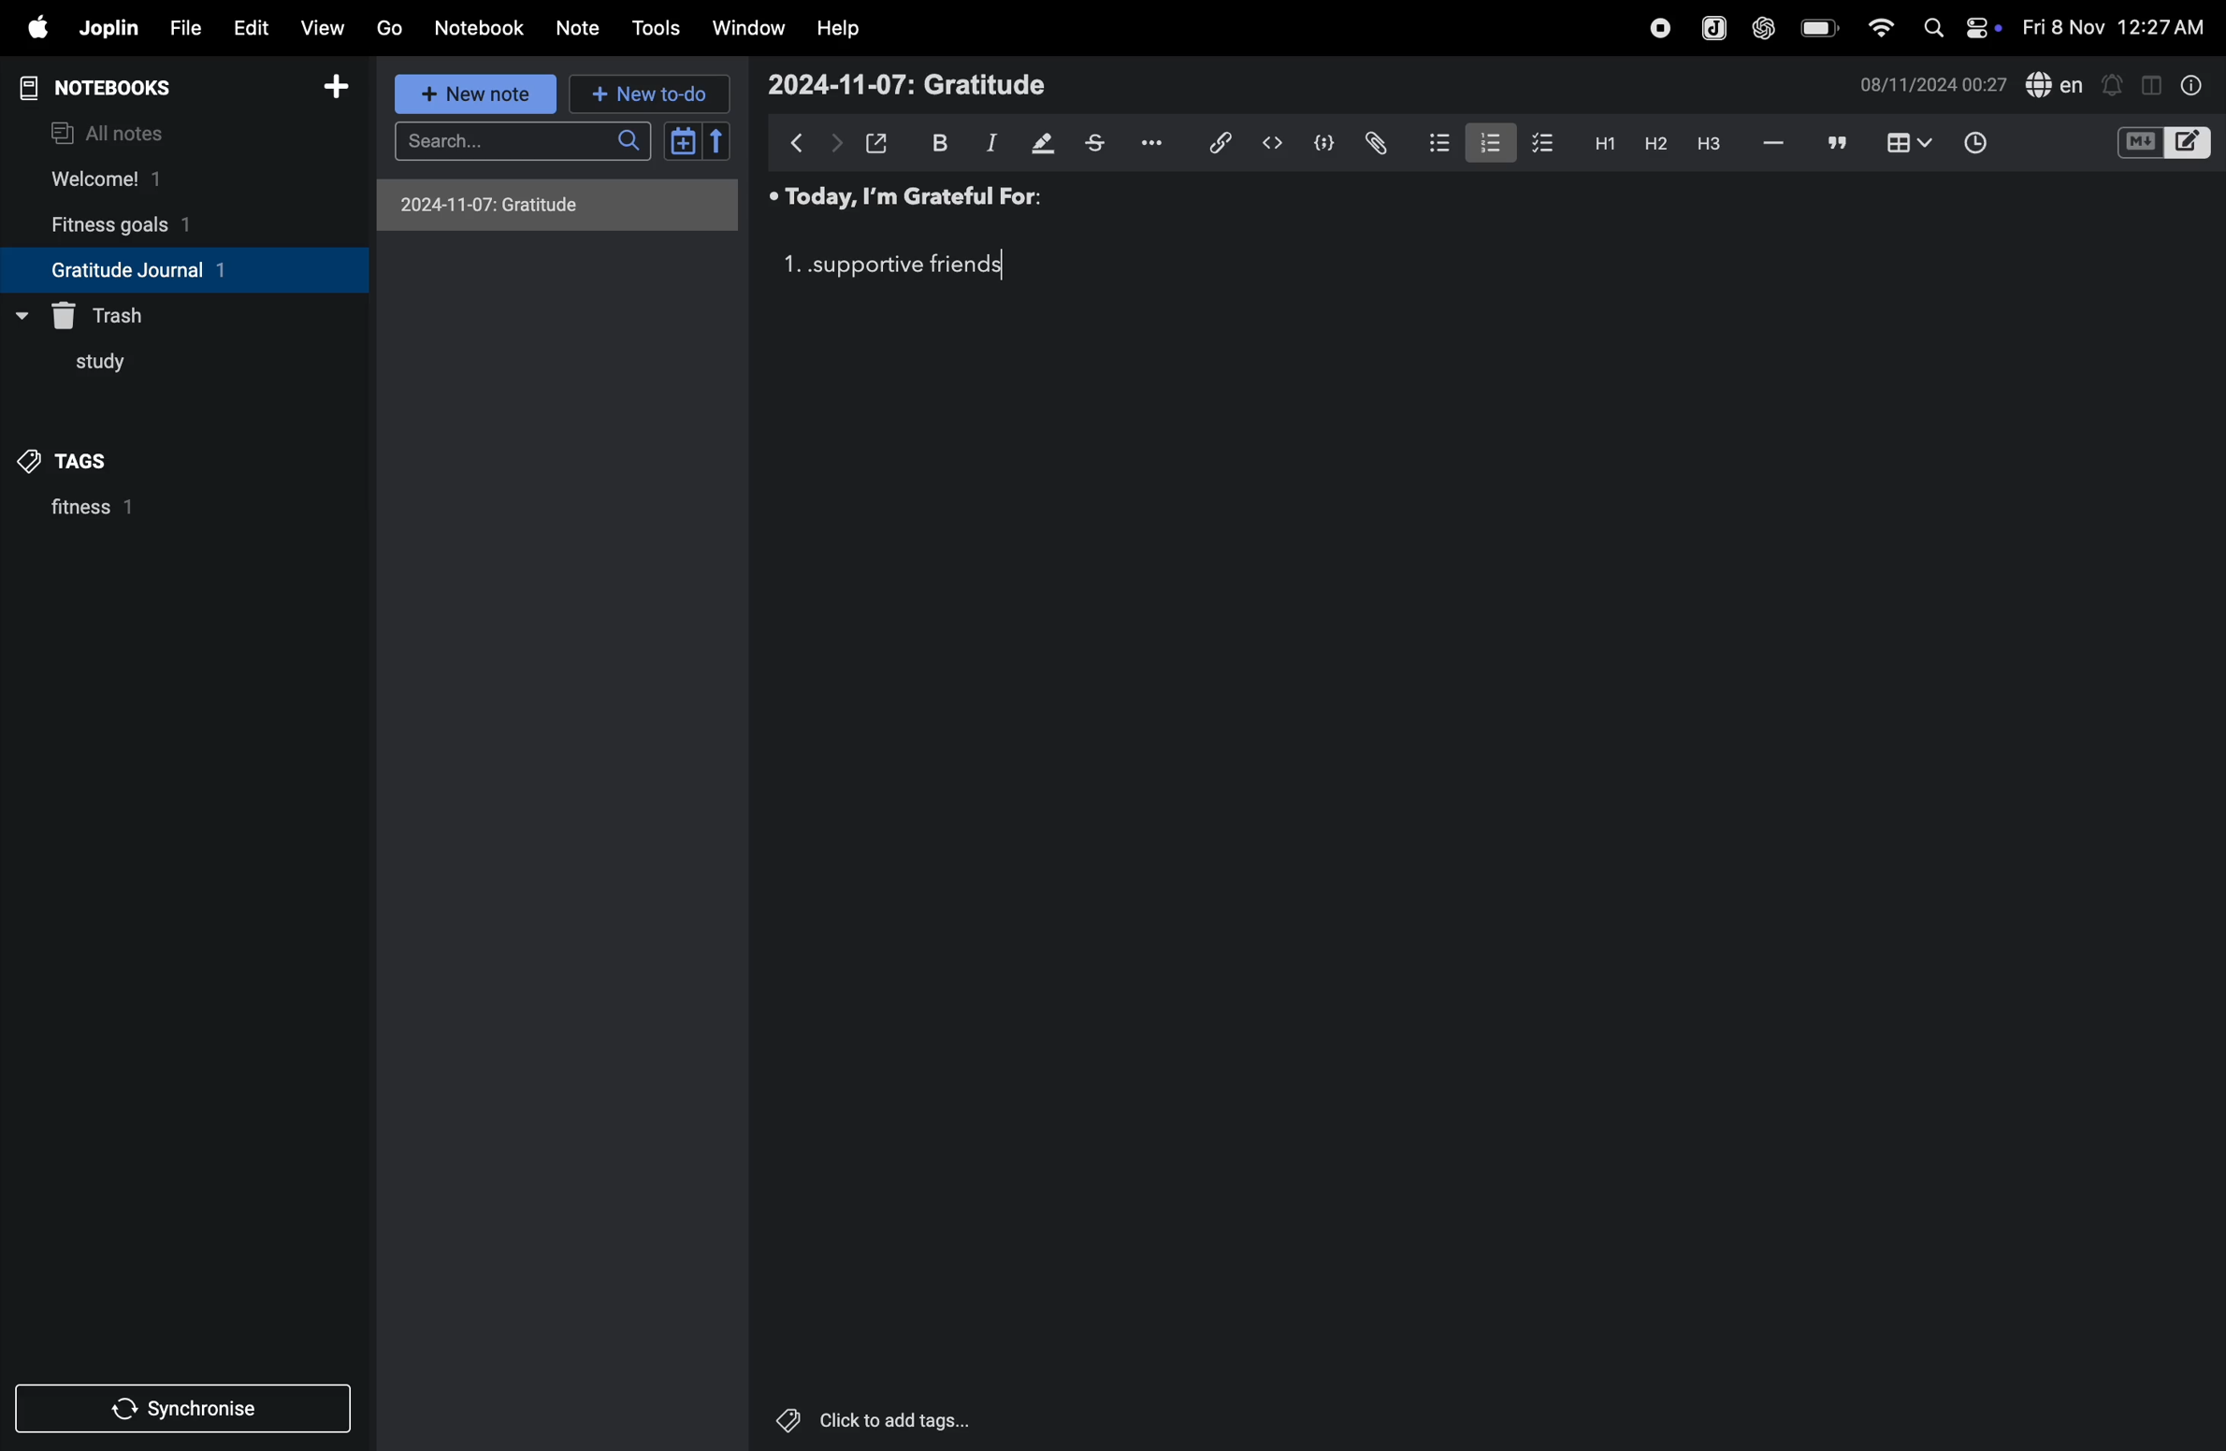 The height and width of the screenshot is (1451, 2226). What do you see at coordinates (2057, 83) in the screenshot?
I see `spell check` at bounding box center [2057, 83].